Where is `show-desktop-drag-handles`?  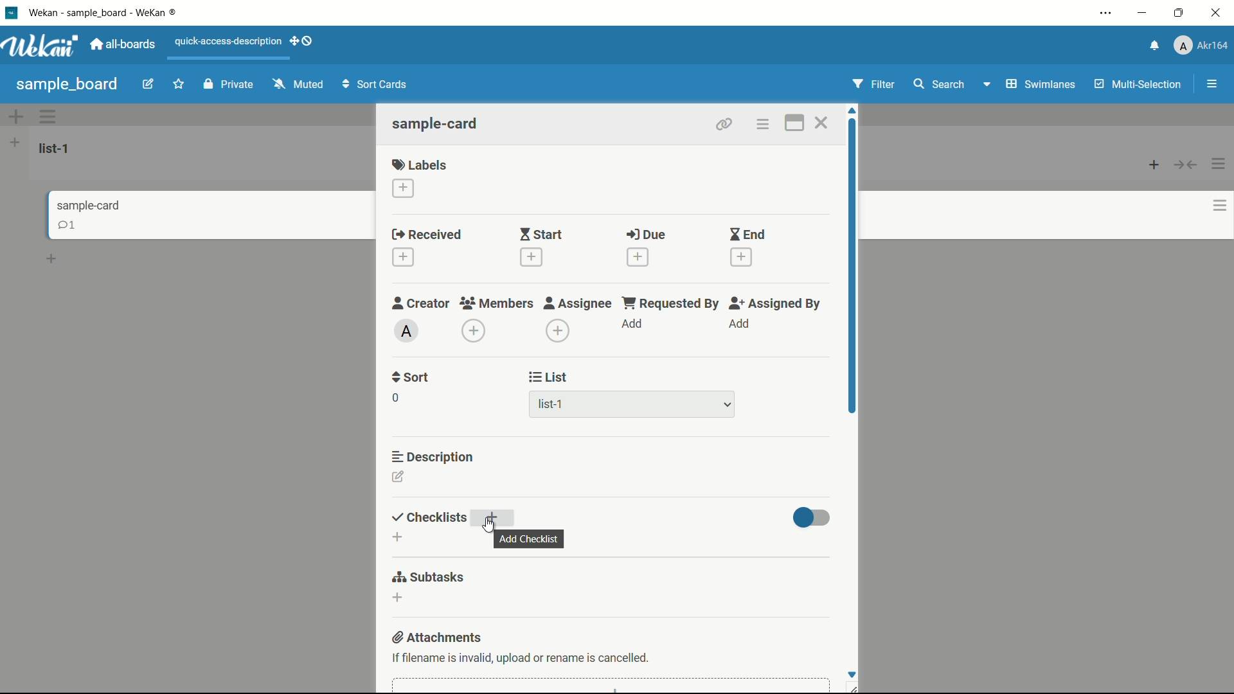
show-desktop-drag-handles is located at coordinates (309, 40).